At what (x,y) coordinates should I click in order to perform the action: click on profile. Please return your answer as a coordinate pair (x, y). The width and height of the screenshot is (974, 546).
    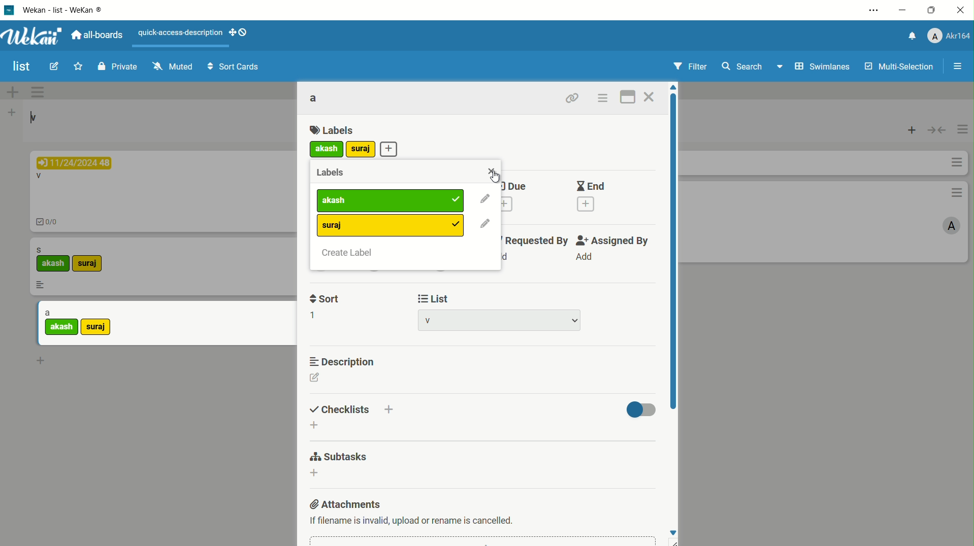
    Looking at the image, I should click on (949, 36).